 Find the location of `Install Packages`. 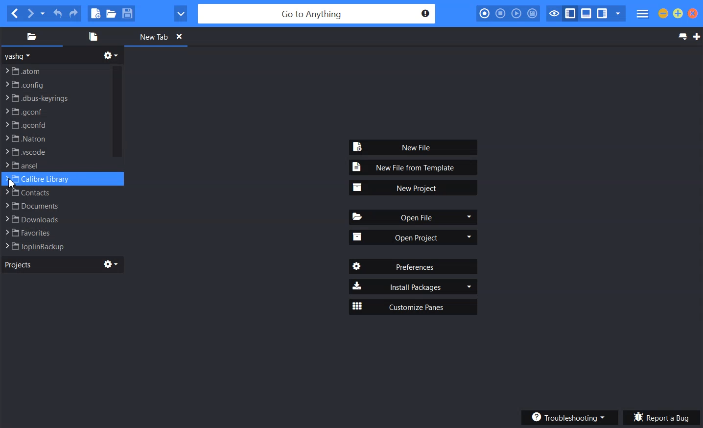

Install Packages is located at coordinates (413, 286).